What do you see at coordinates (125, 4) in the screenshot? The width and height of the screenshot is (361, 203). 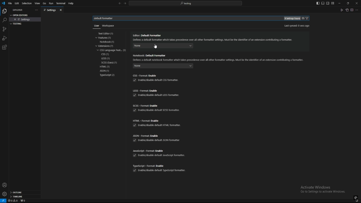 I see `forward` at bounding box center [125, 4].